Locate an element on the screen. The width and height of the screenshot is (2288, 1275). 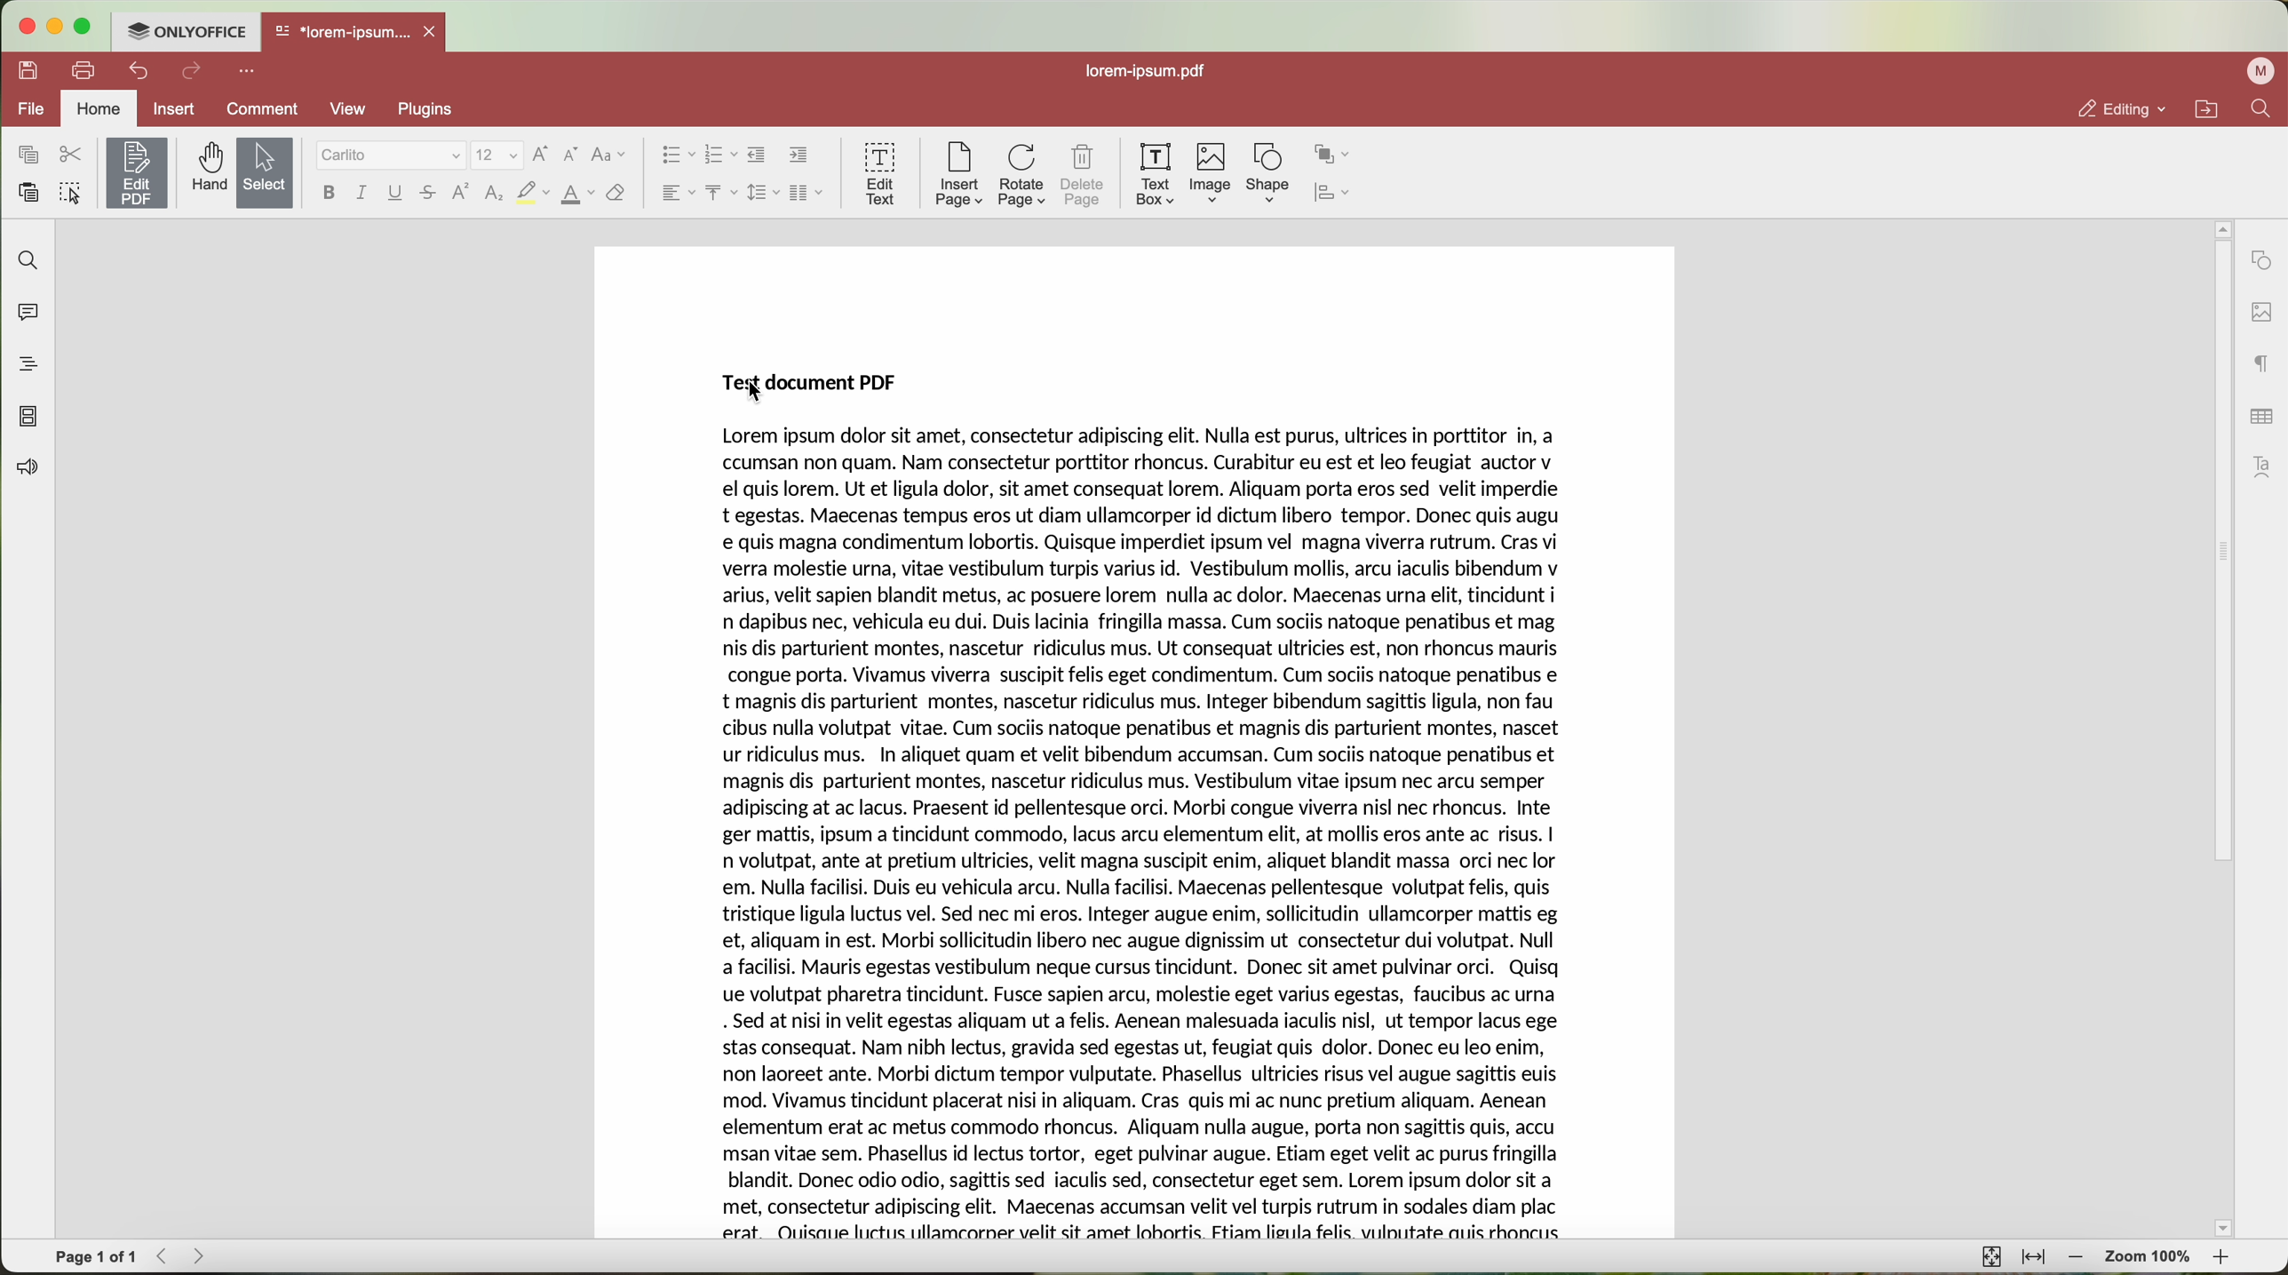
cut is located at coordinates (68, 153).